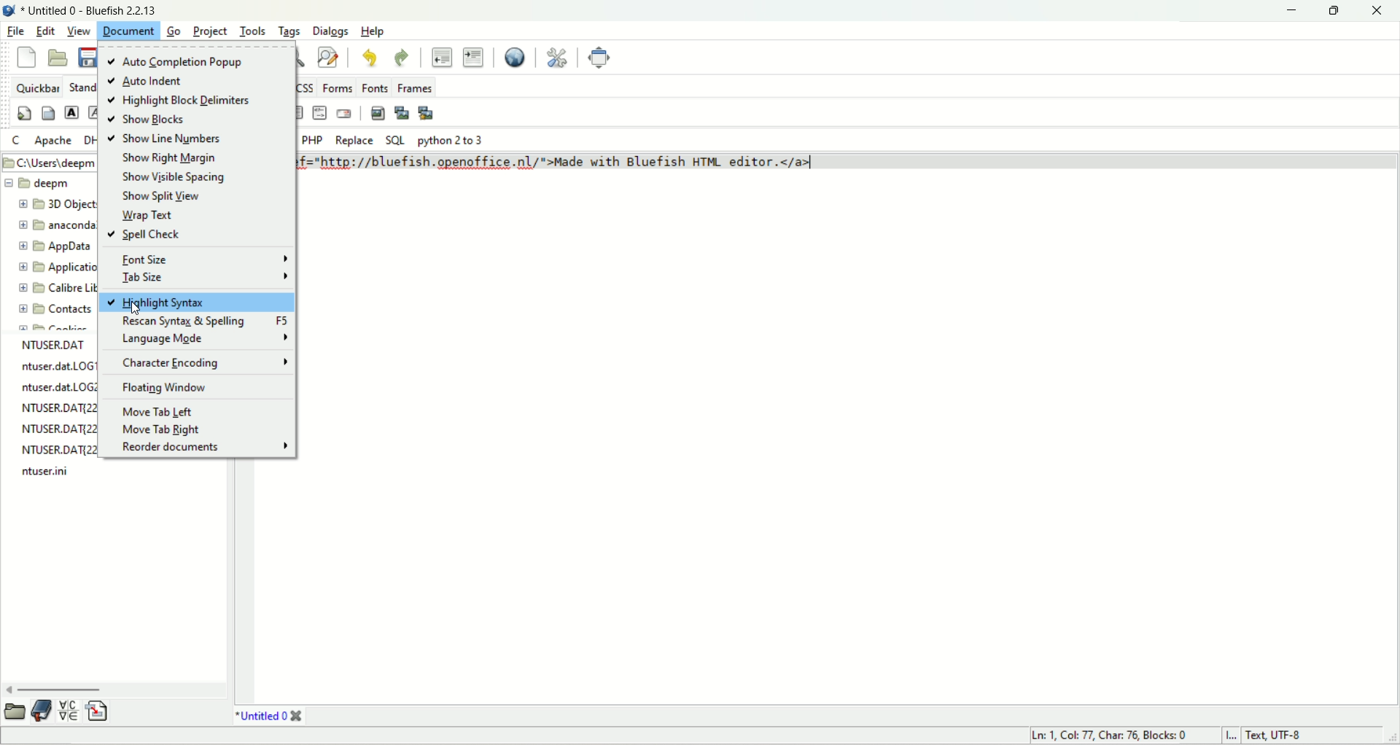  Describe the element at coordinates (370, 58) in the screenshot. I see `undo` at that location.